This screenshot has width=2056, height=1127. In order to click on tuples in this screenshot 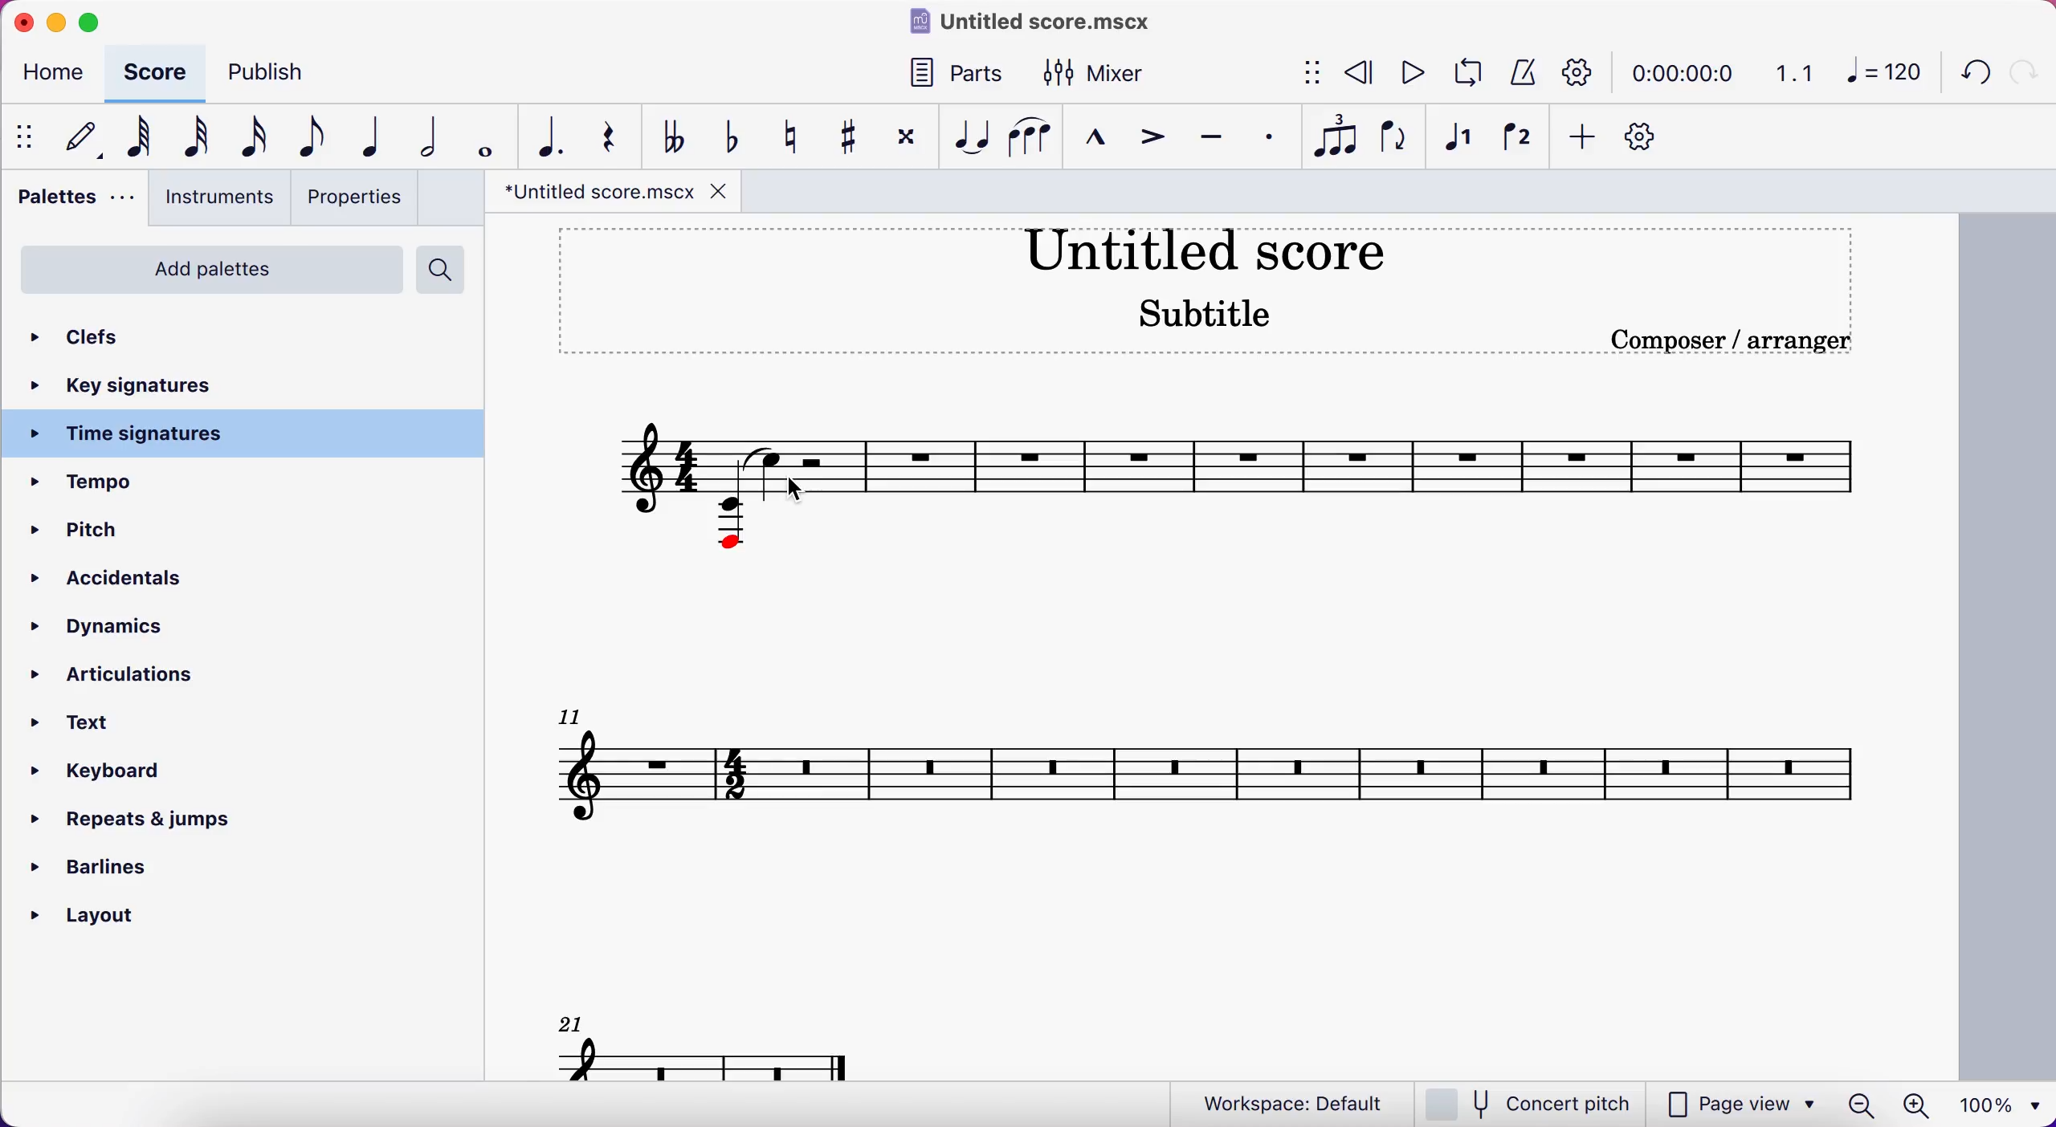, I will do `click(1331, 134)`.